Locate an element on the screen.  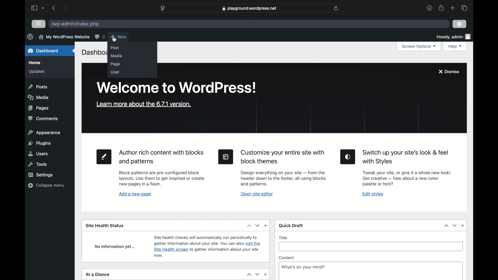
add a new page is located at coordinates (135, 194).